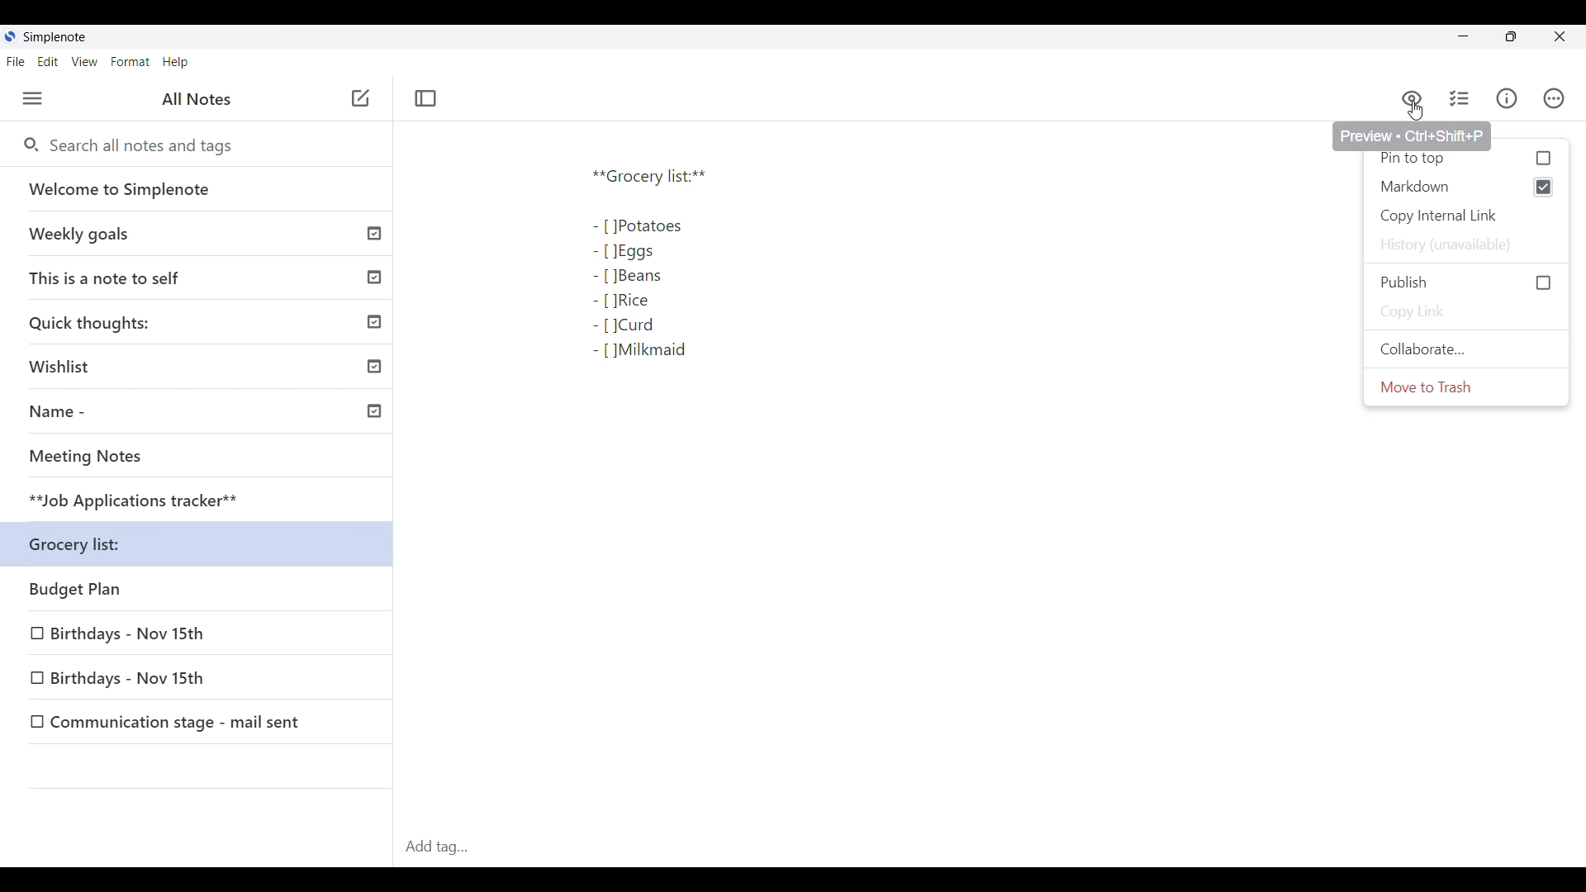  I want to click on Simplenote, so click(51, 36).